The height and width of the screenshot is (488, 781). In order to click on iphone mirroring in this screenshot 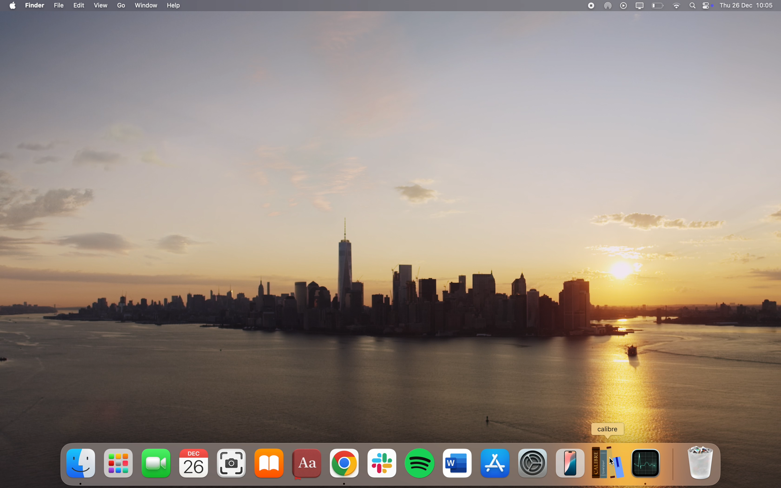, I will do `click(570, 463)`.